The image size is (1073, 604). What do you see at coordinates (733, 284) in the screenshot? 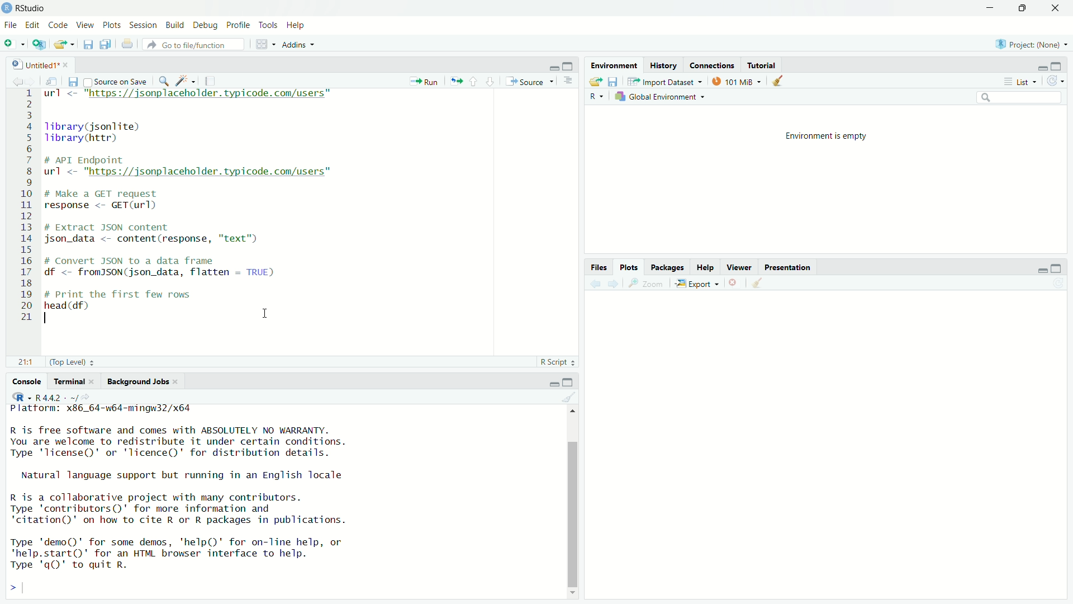
I see `Delete` at bounding box center [733, 284].